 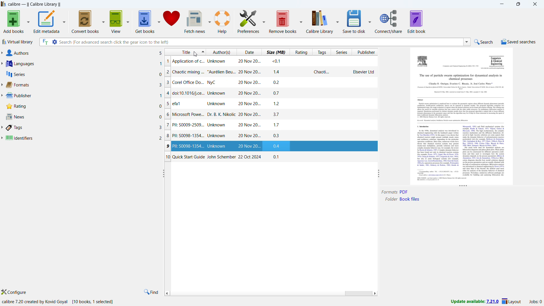 I want to click on save to disk options , so click(x=369, y=21).